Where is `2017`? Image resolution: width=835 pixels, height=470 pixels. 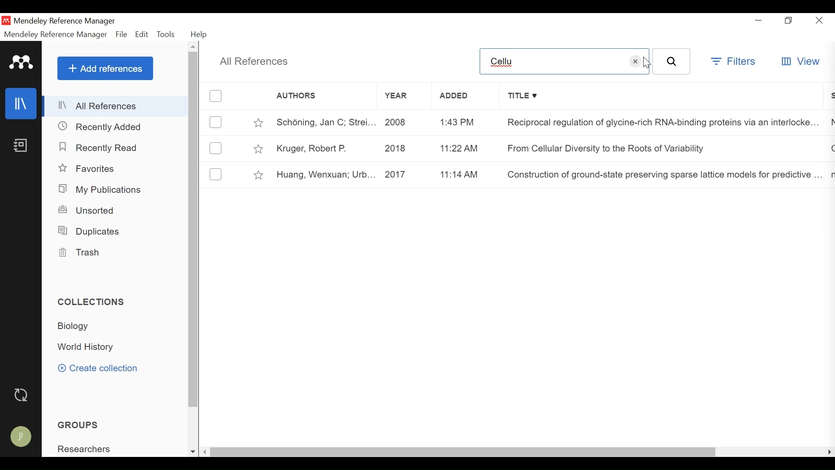
2017 is located at coordinates (405, 175).